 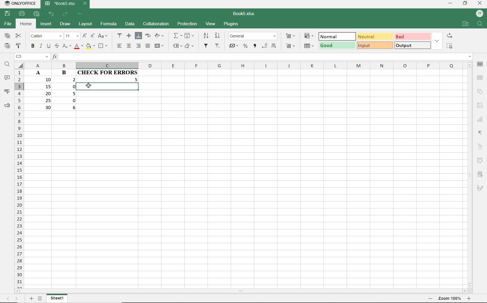 What do you see at coordinates (480, 188) in the screenshot?
I see `SIGNATURE` at bounding box center [480, 188].